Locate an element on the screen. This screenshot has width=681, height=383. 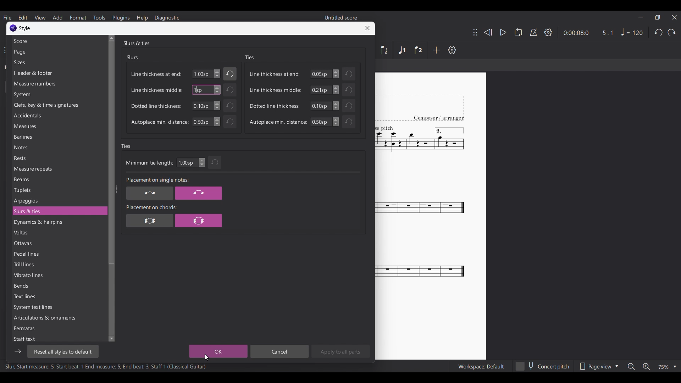
Input line thickness middle is located at coordinates (321, 90).